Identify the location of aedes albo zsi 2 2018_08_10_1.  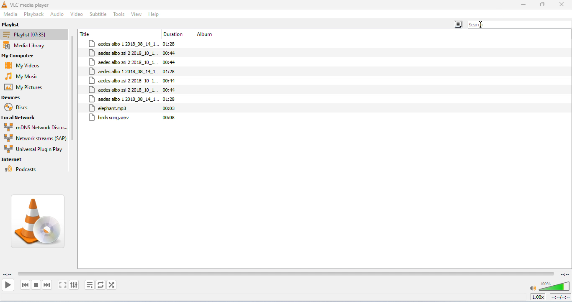
(123, 62).